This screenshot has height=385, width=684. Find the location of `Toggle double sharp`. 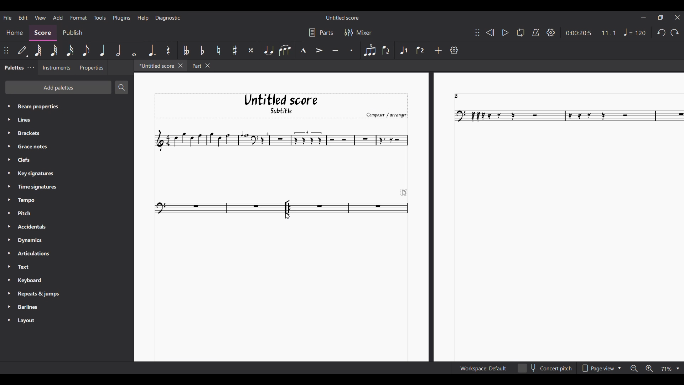

Toggle double sharp is located at coordinates (250, 51).